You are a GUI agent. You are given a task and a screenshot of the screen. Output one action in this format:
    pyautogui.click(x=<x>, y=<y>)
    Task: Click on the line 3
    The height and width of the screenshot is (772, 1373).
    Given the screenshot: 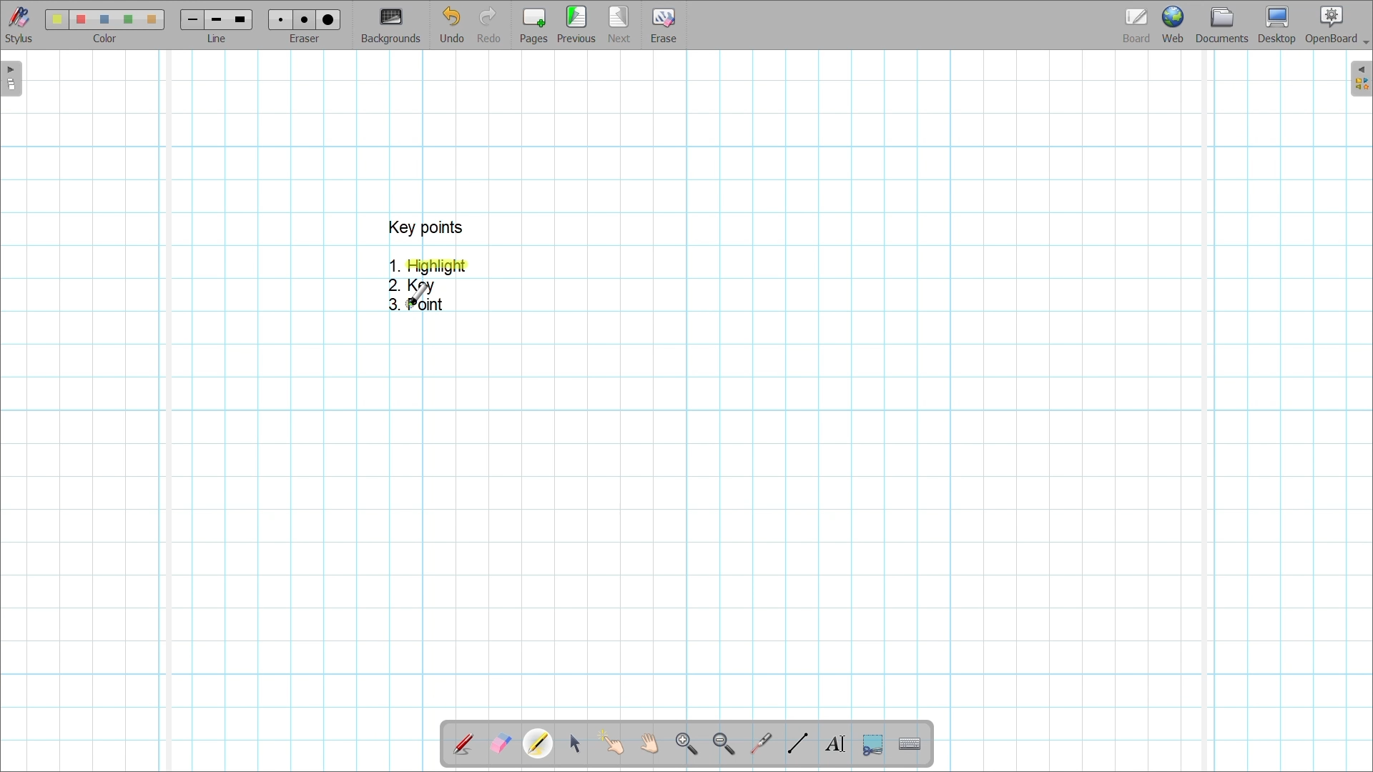 What is the action you would take?
    pyautogui.click(x=239, y=19)
    